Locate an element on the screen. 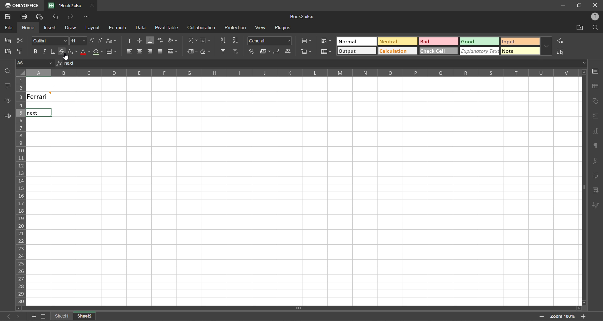 The width and height of the screenshot is (603, 321). maximize is located at coordinates (579, 5).